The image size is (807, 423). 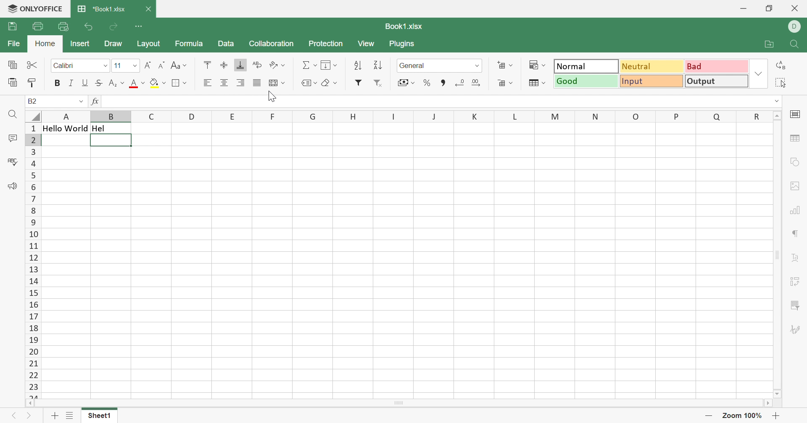 I want to click on Chart settings, so click(x=794, y=212).